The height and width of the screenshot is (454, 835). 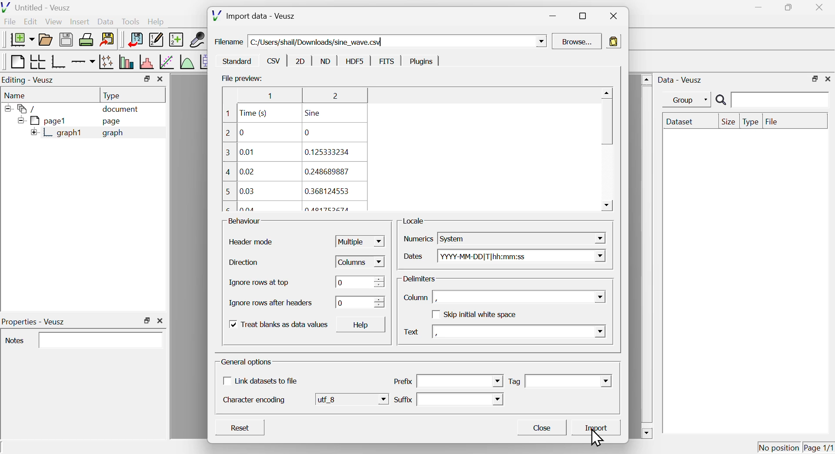 What do you see at coordinates (54, 21) in the screenshot?
I see `view` at bounding box center [54, 21].